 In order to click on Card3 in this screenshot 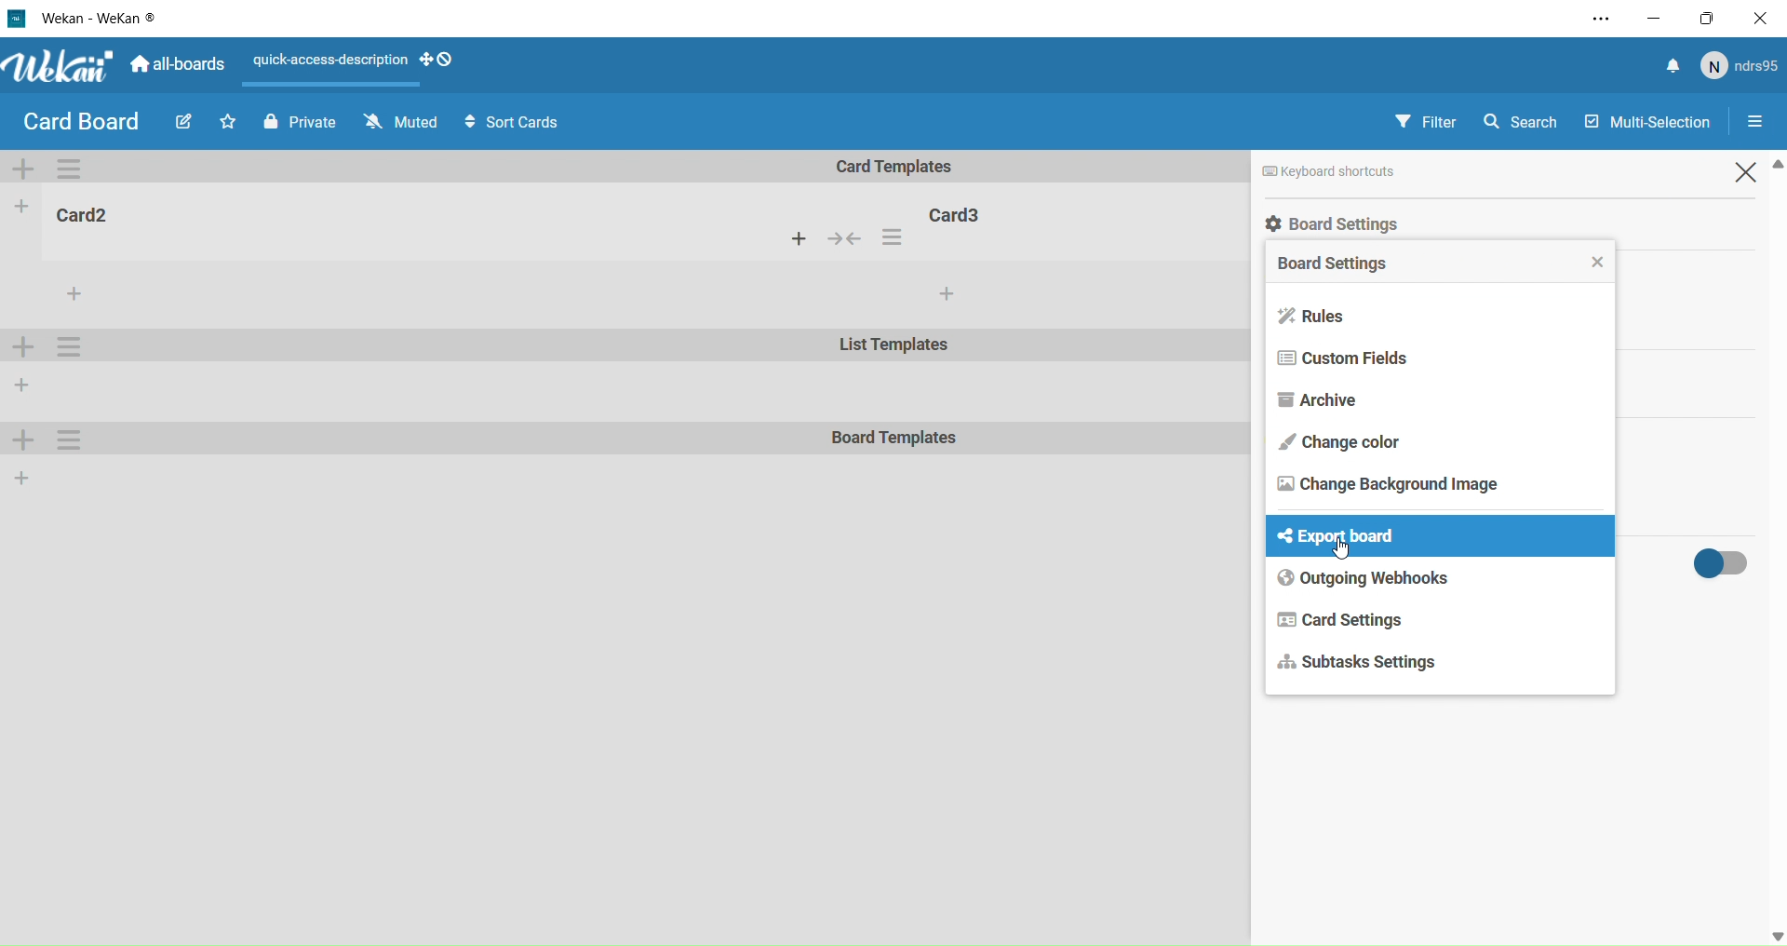, I will do `click(960, 212)`.